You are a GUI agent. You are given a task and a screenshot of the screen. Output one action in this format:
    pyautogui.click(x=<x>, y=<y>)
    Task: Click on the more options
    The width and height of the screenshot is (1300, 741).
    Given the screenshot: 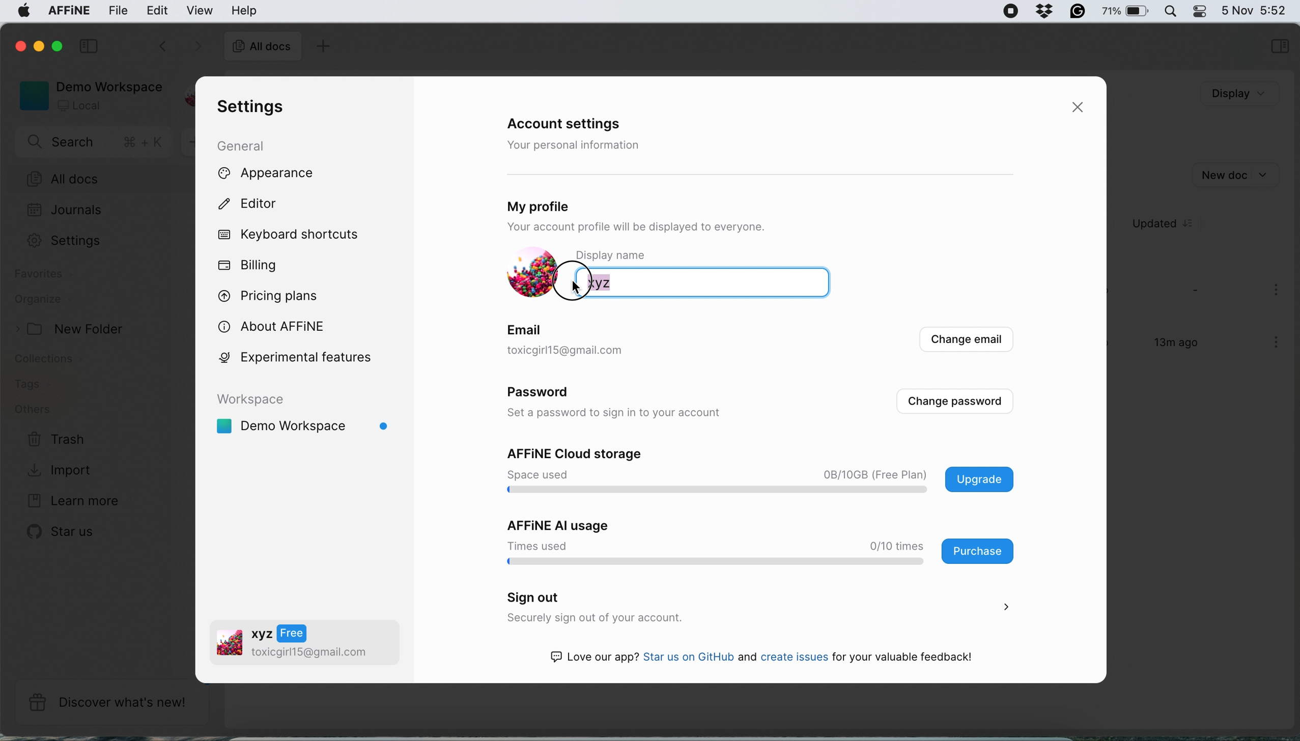 What is the action you would take?
    pyautogui.click(x=1278, y=291)
    